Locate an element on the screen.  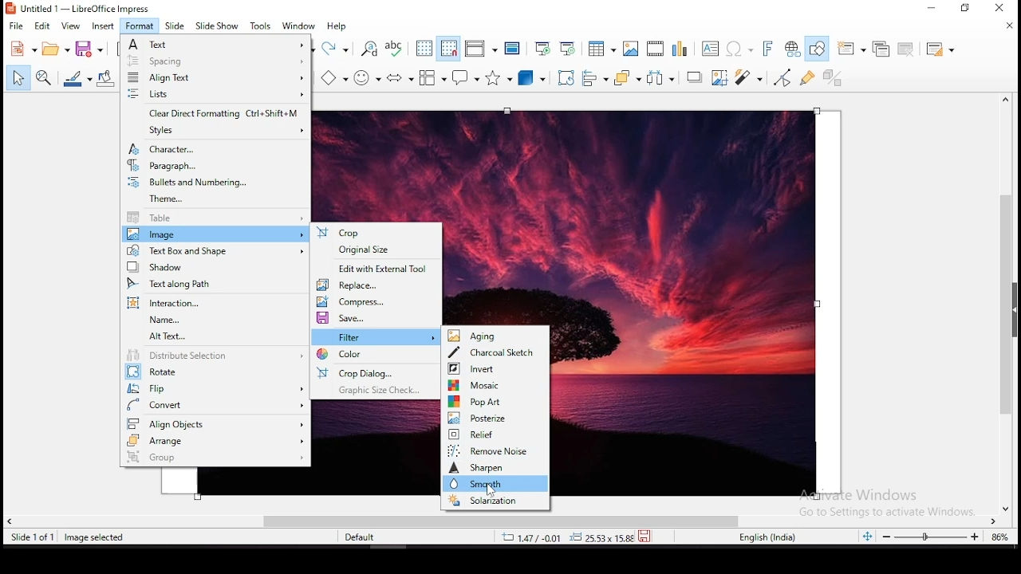
solarization is located at coordinates (495, 501).